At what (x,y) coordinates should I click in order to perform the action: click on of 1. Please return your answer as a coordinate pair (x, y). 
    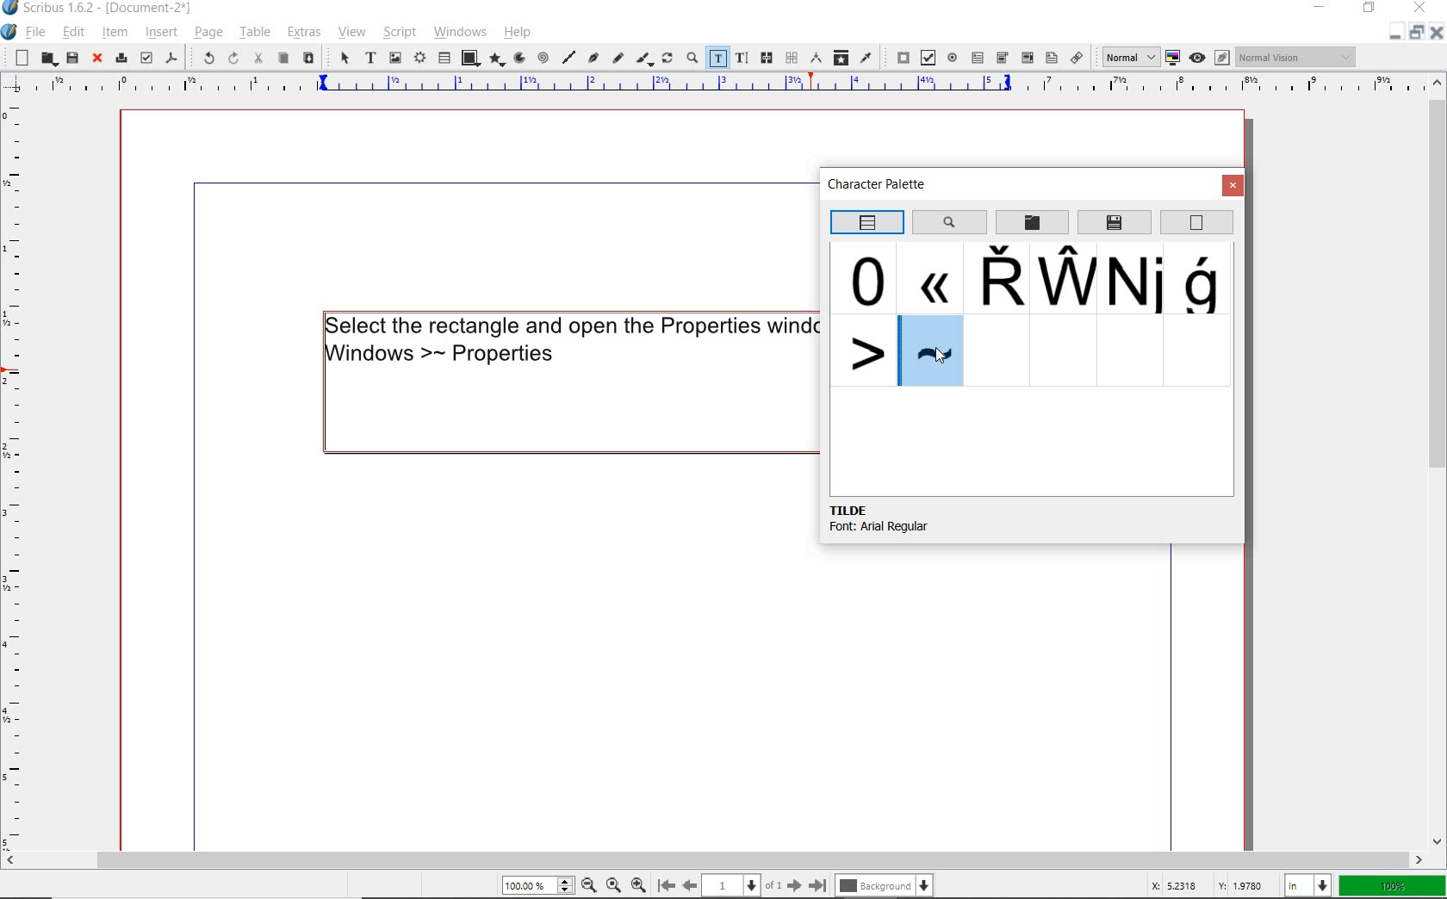
    Looking at the image, I should click on (773, 884).